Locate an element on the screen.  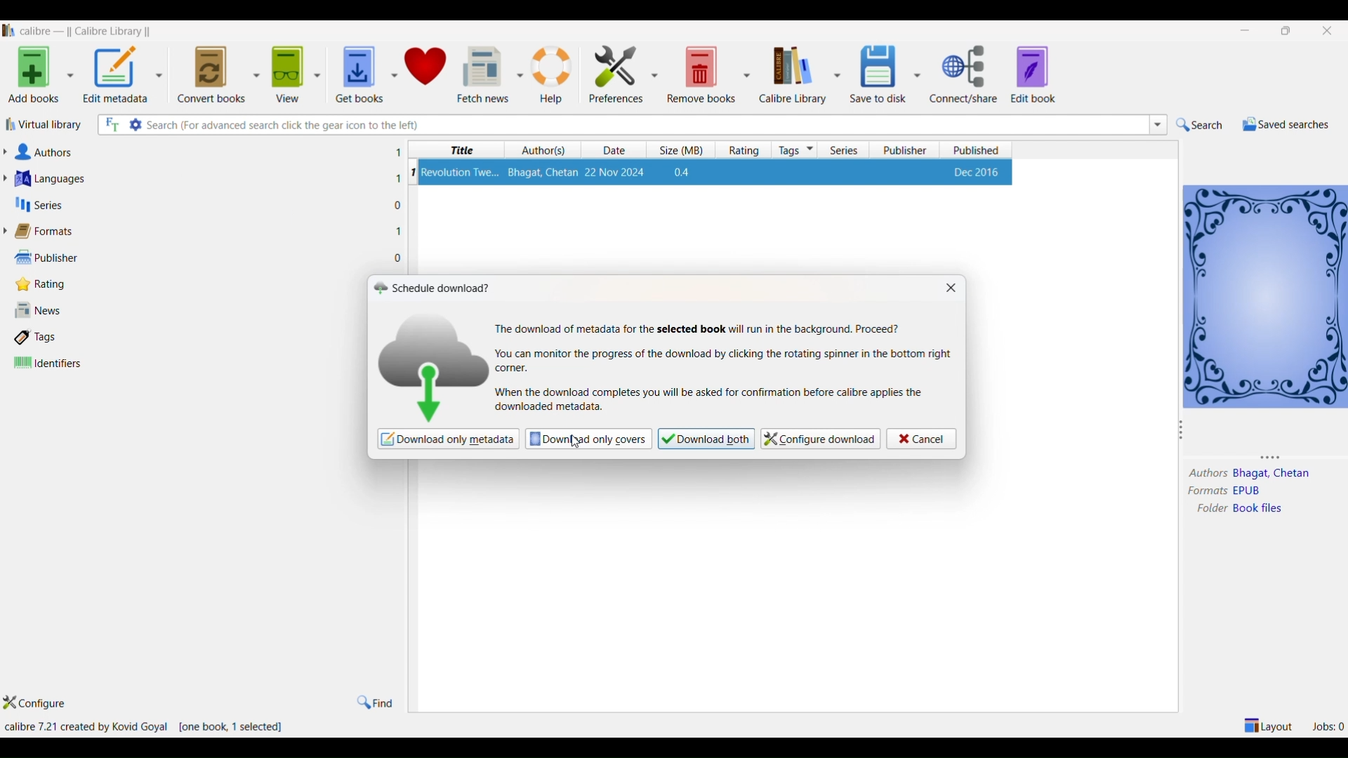
authors is located at coordinates (1207, 474).